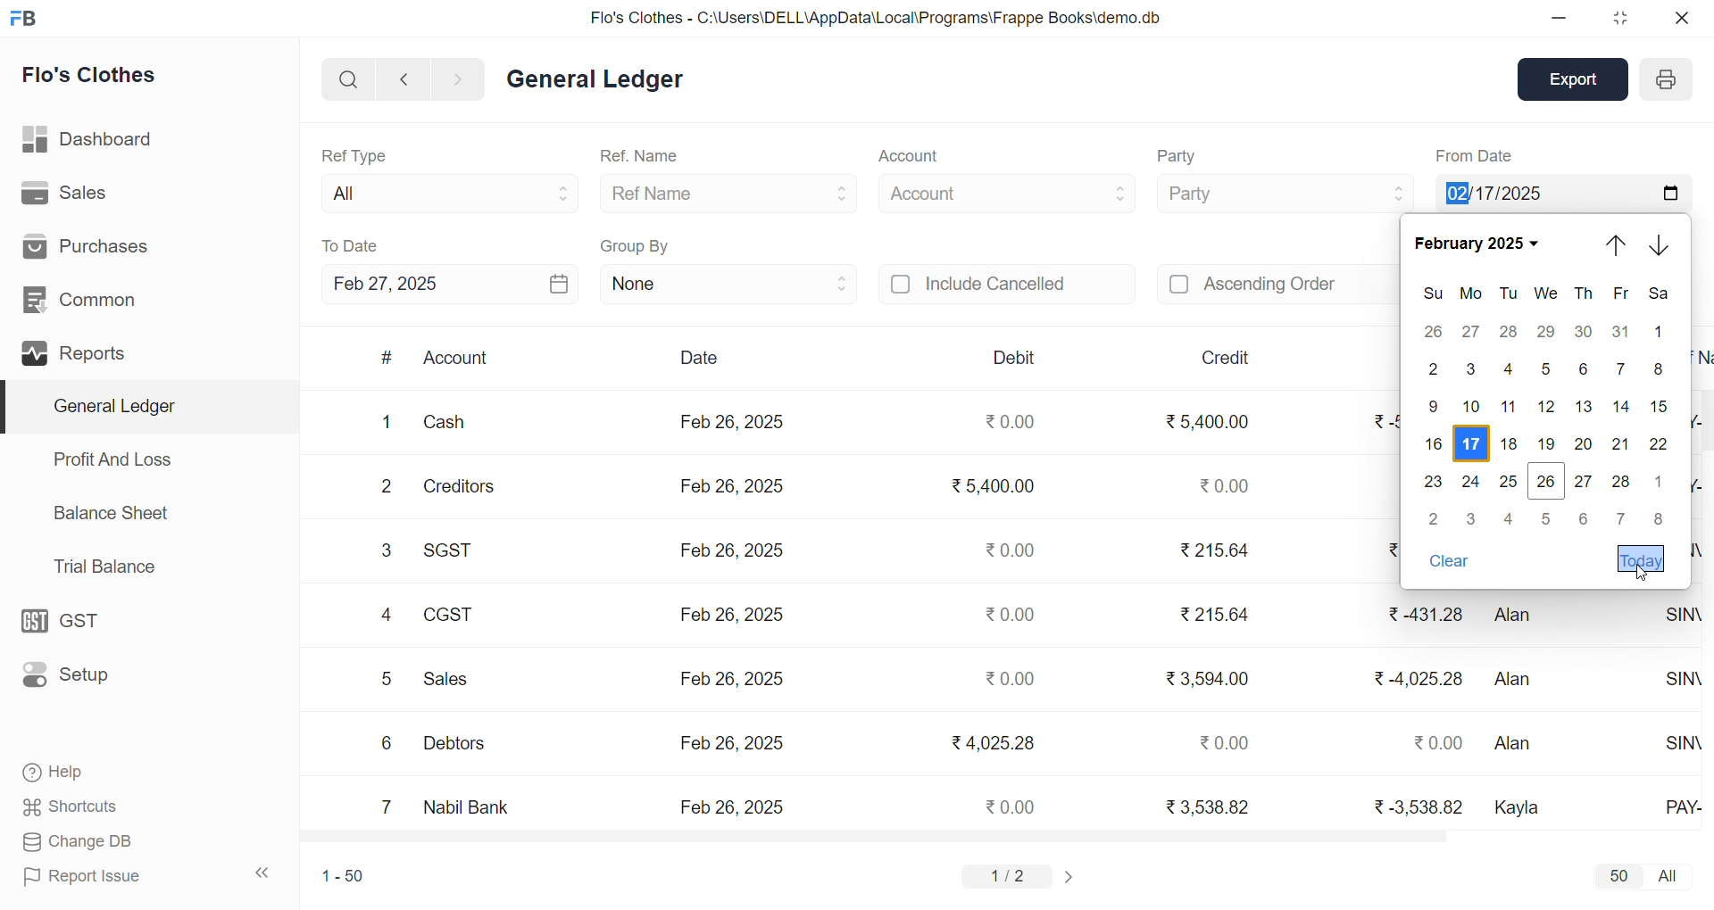 This screenshot has height=910, width=1714. Describe the element at coordinates (1475, 155) in the screenshot. I see `From Date` at that location.